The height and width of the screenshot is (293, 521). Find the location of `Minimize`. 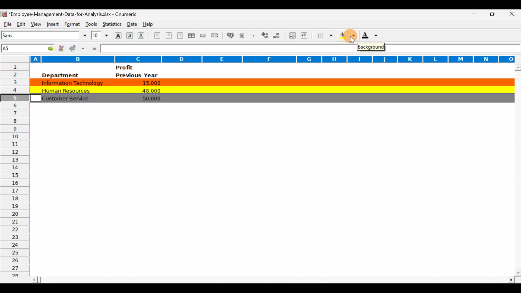

Minimize is located at coordinates (471, 14).